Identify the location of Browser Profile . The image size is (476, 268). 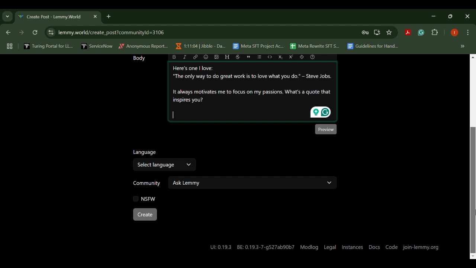
(454, 33).